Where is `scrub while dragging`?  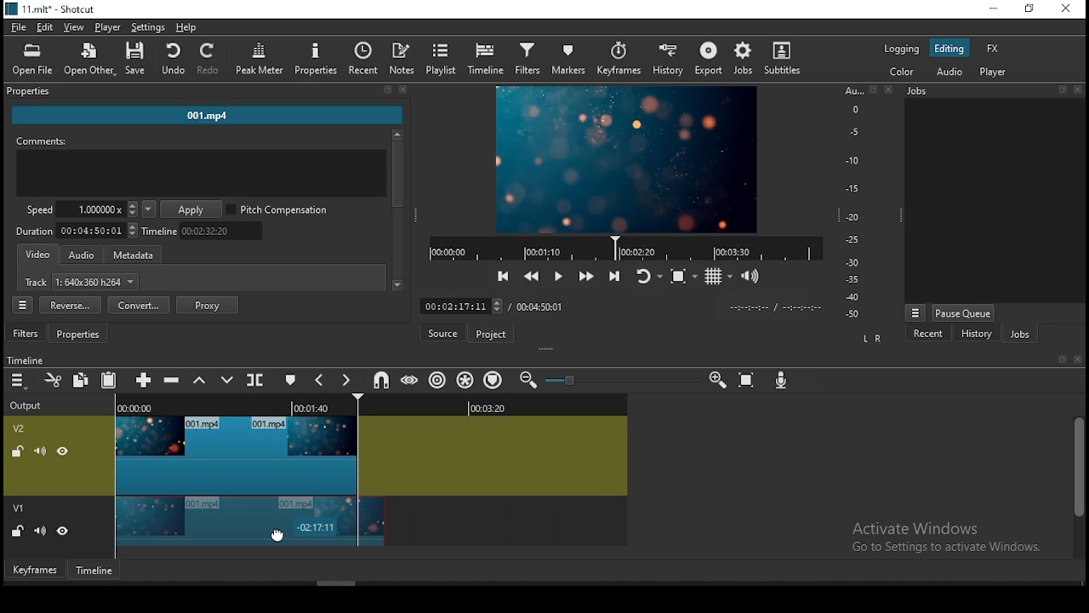 scrub while dragging is located at coordinates (412, 379).